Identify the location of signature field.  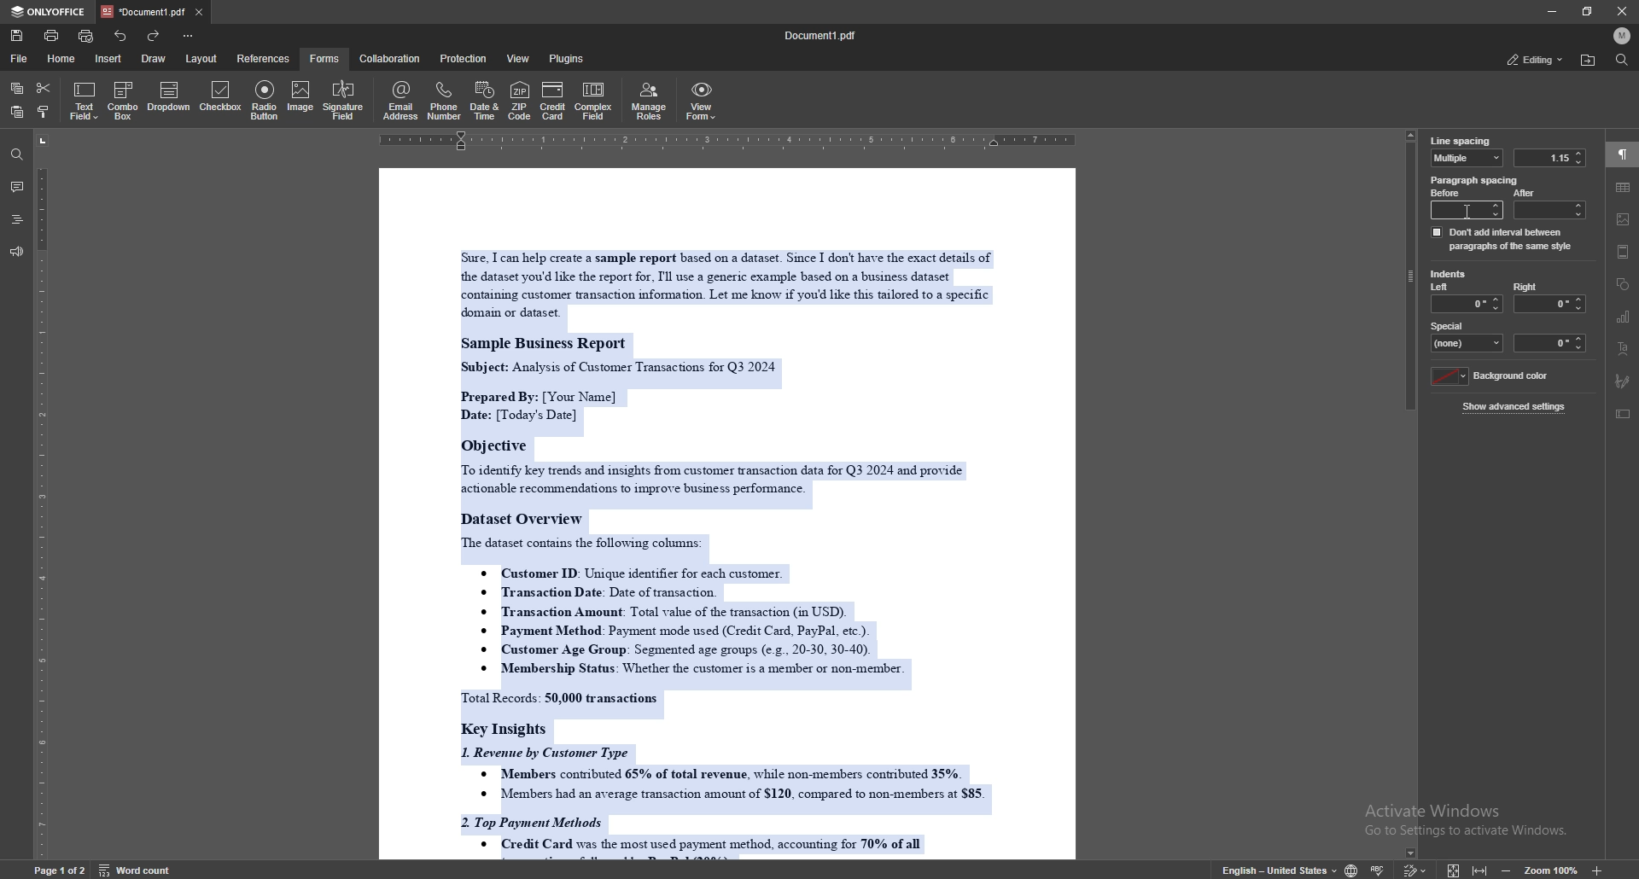
(1624, 381).